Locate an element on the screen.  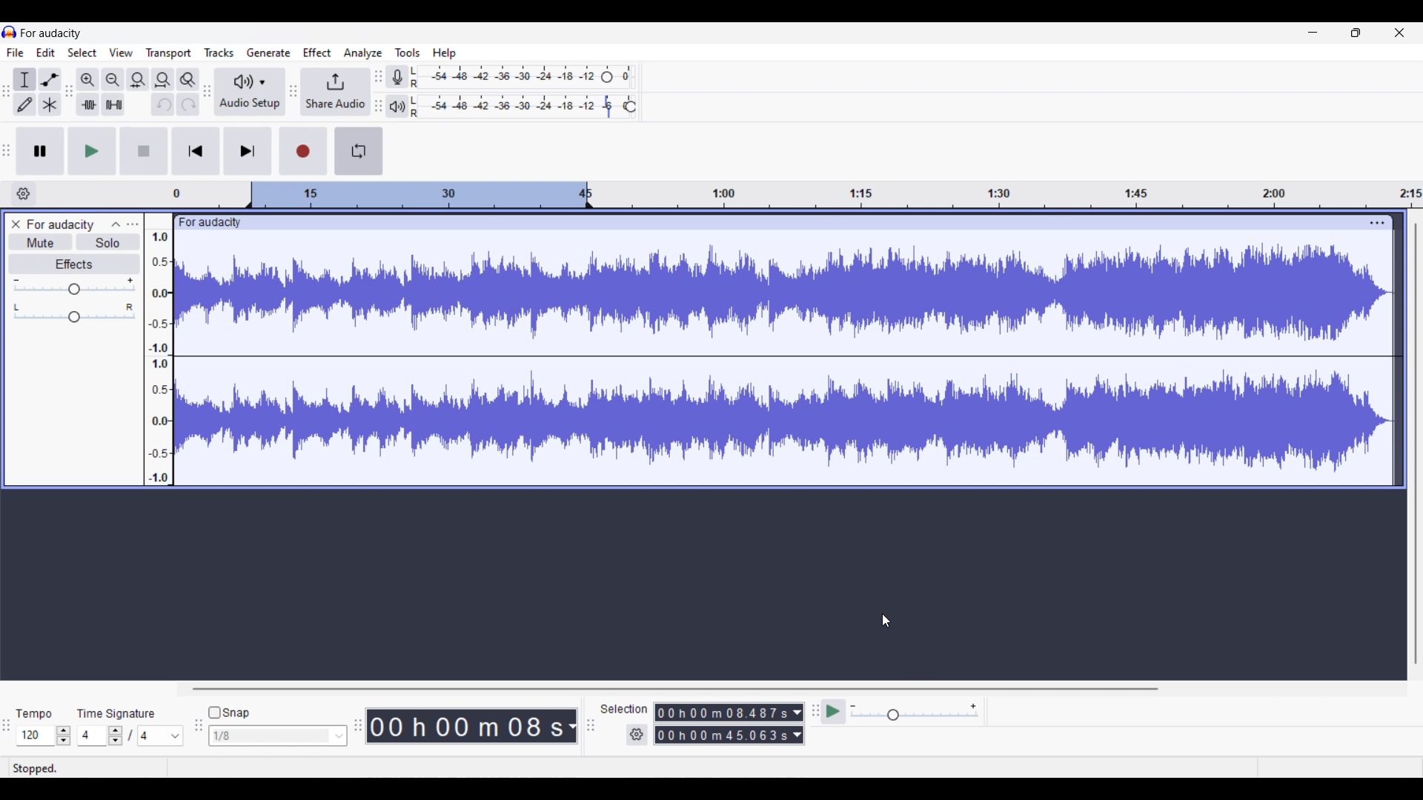
Increase/Decrease number is located at coordinates (116, 736).